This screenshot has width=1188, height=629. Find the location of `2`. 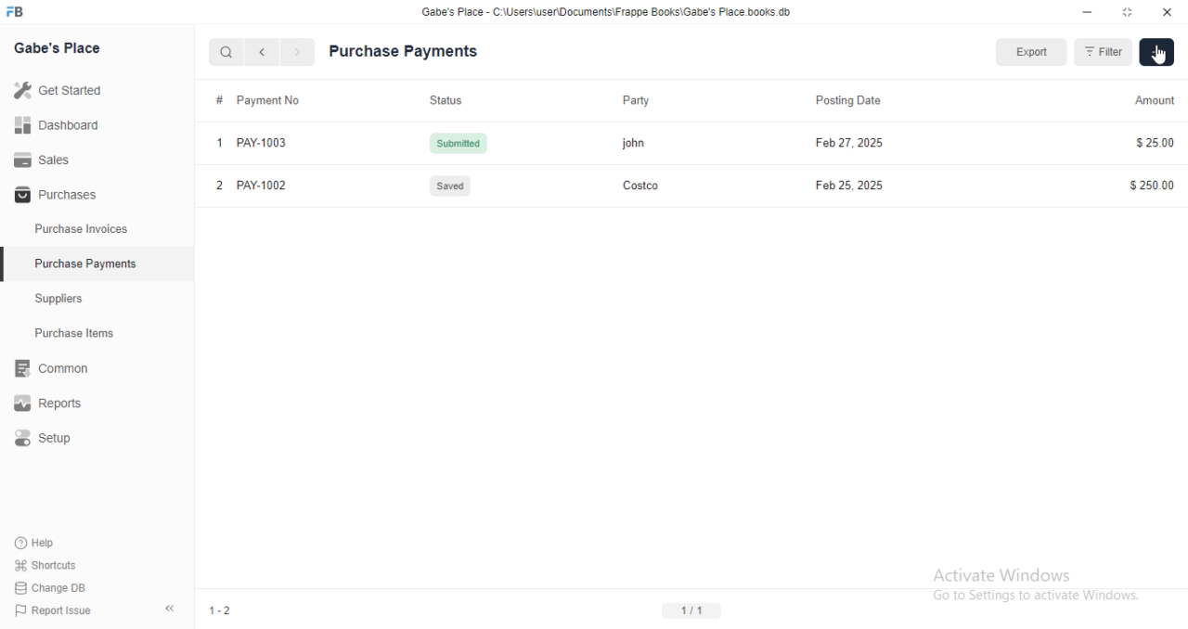

2 is located at coordinates (220, 185).